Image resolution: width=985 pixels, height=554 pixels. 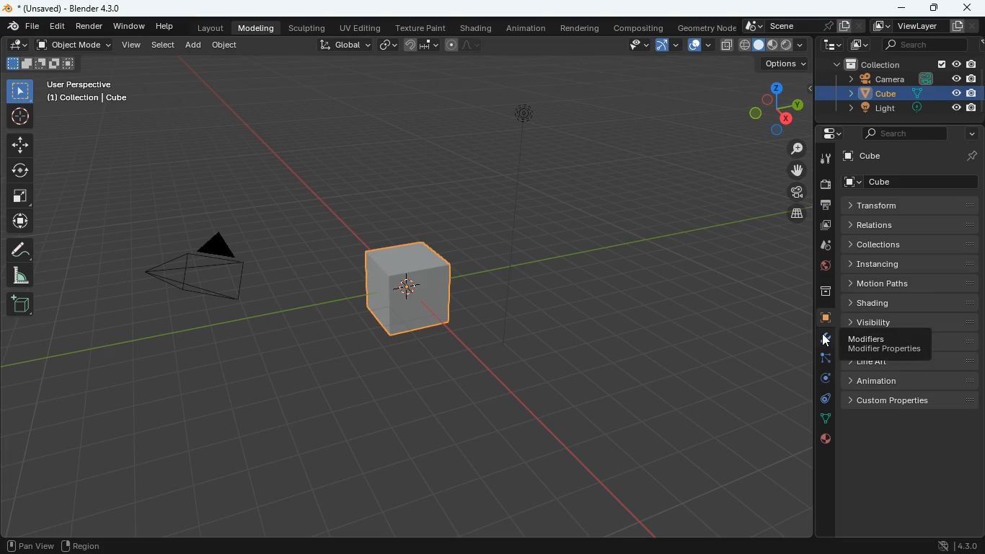 I want to click on window, so click(x=128, y=25).